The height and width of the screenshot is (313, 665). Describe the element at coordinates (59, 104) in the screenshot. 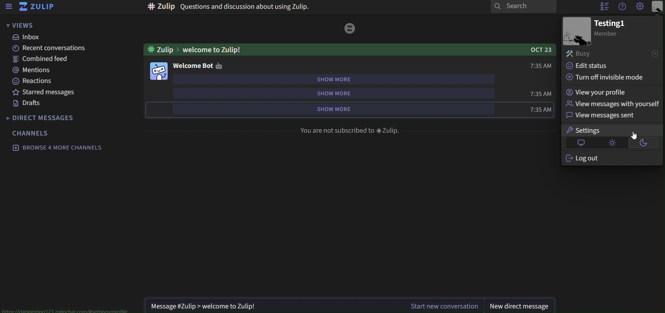

I see `drafts` at that location.